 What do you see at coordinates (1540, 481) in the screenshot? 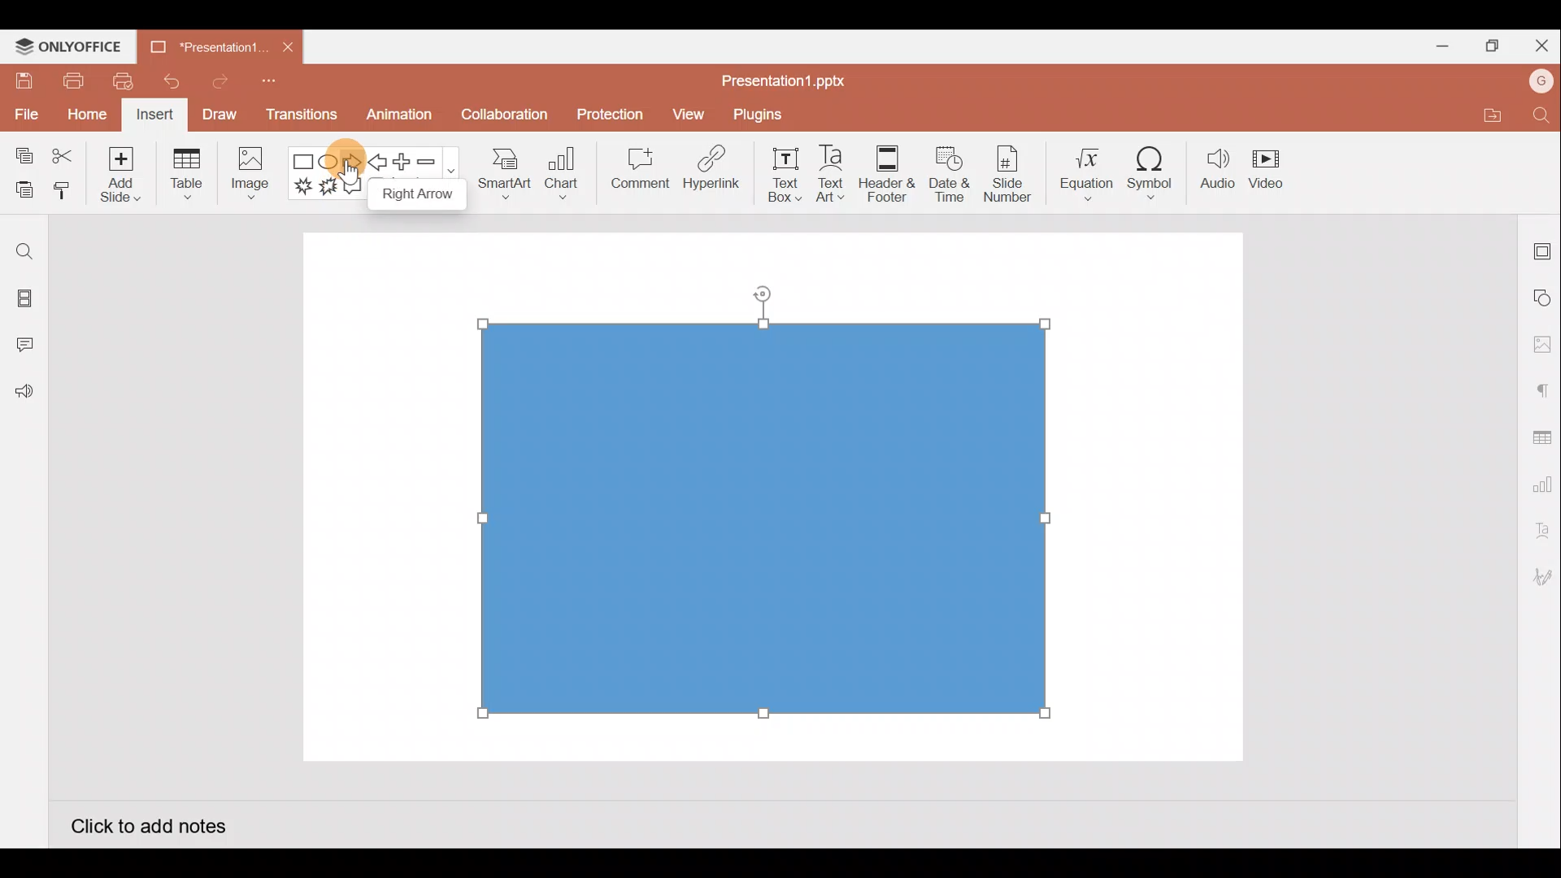
I see `Chart settings` at bounding box center [1540, 481].